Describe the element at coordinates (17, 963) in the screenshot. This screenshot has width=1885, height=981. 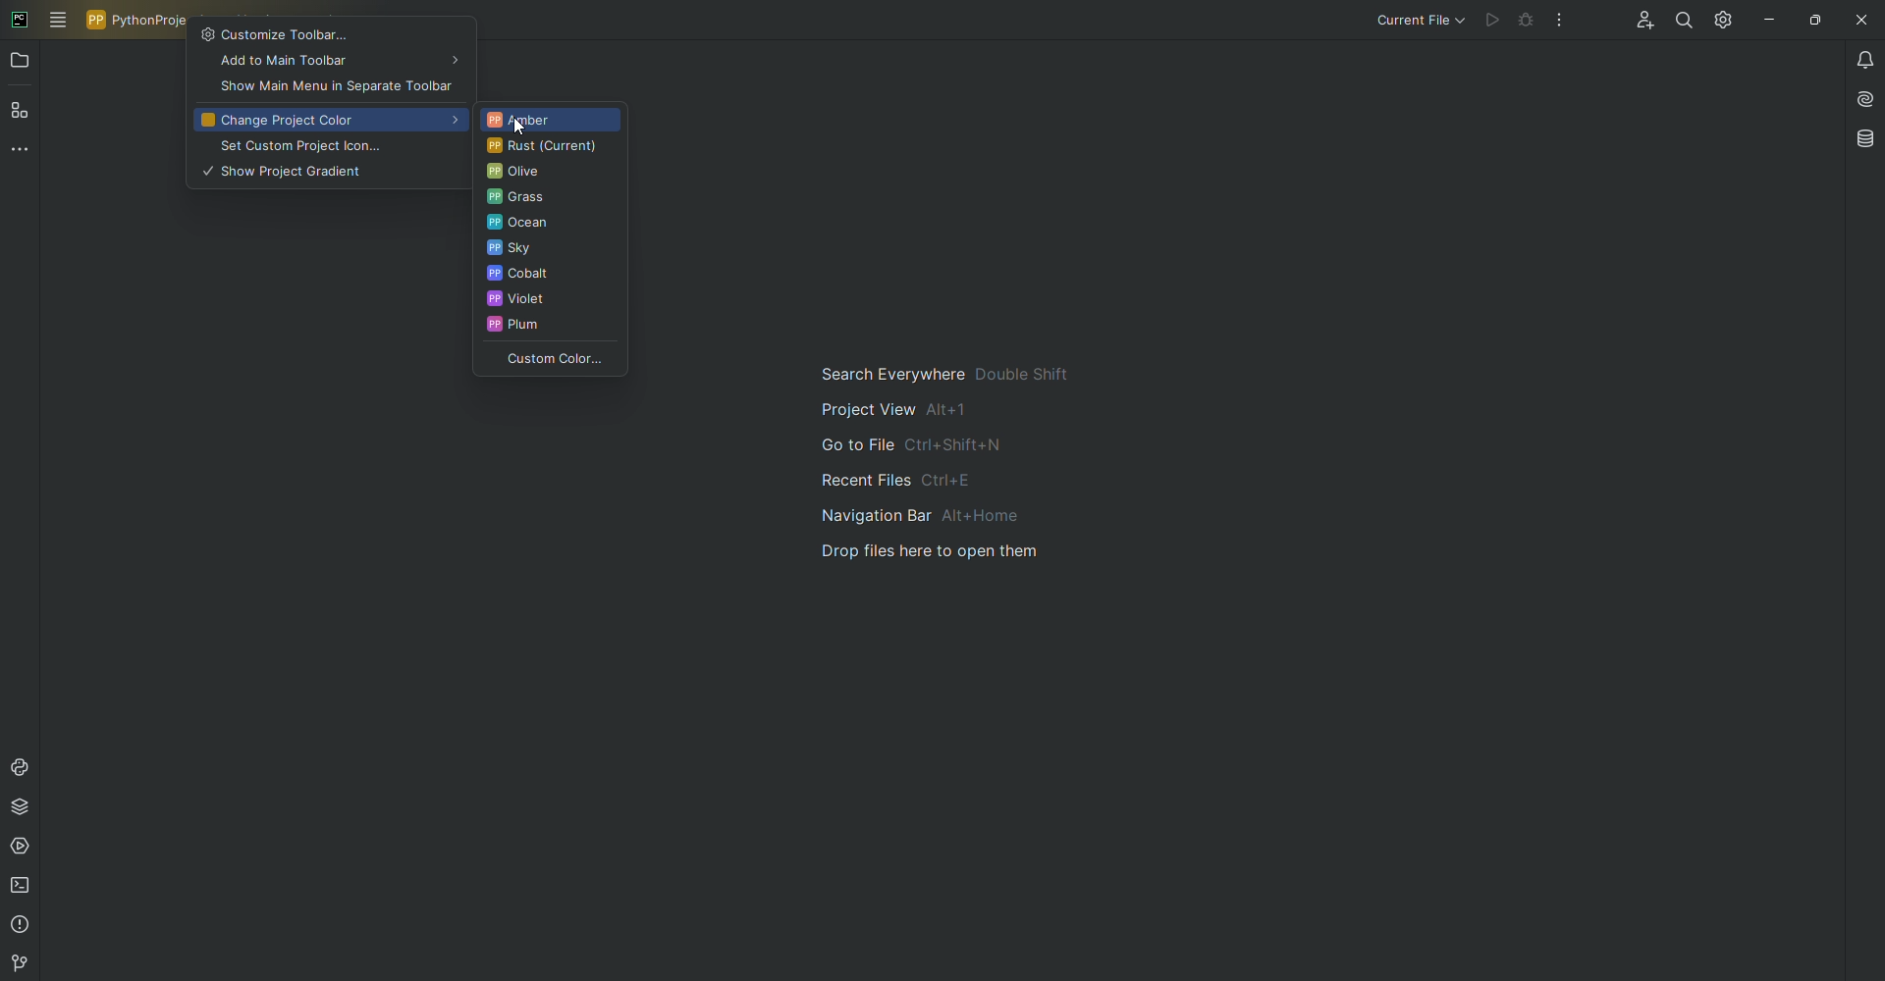
I see `Version Control` at that location.